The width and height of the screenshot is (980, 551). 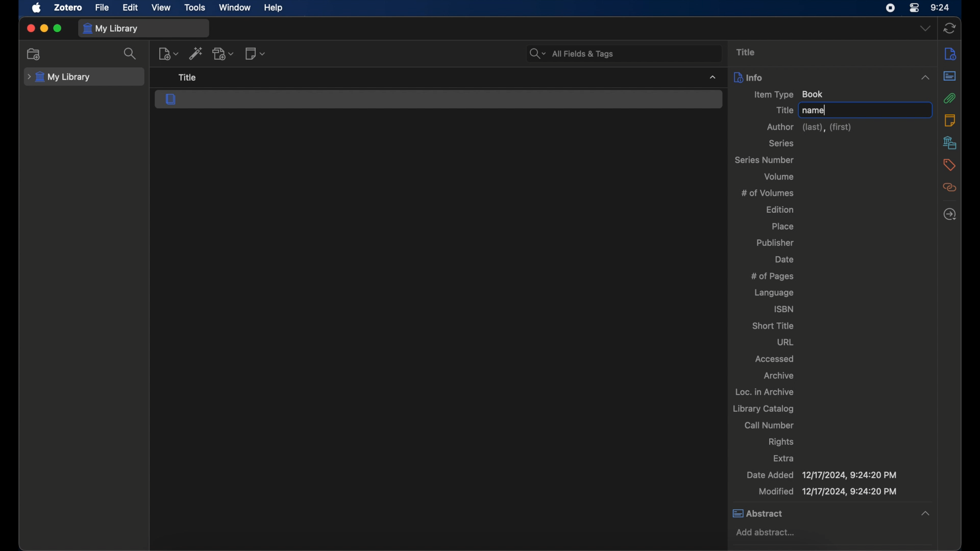 What do you see at coordinates (168, 55) in the screenshot?
I see `new item` at bounding box center [168, 55].